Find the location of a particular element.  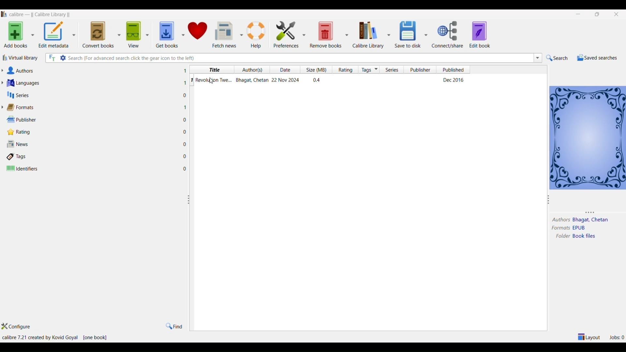

0 is located at coordinates (185, 120).